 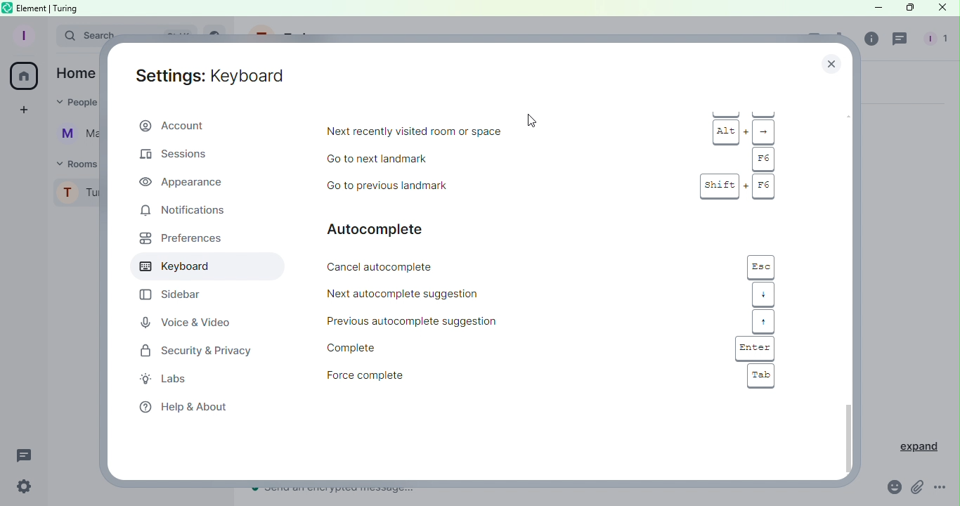 I want to click on Go to next landmark, so click(x=465, y=159).